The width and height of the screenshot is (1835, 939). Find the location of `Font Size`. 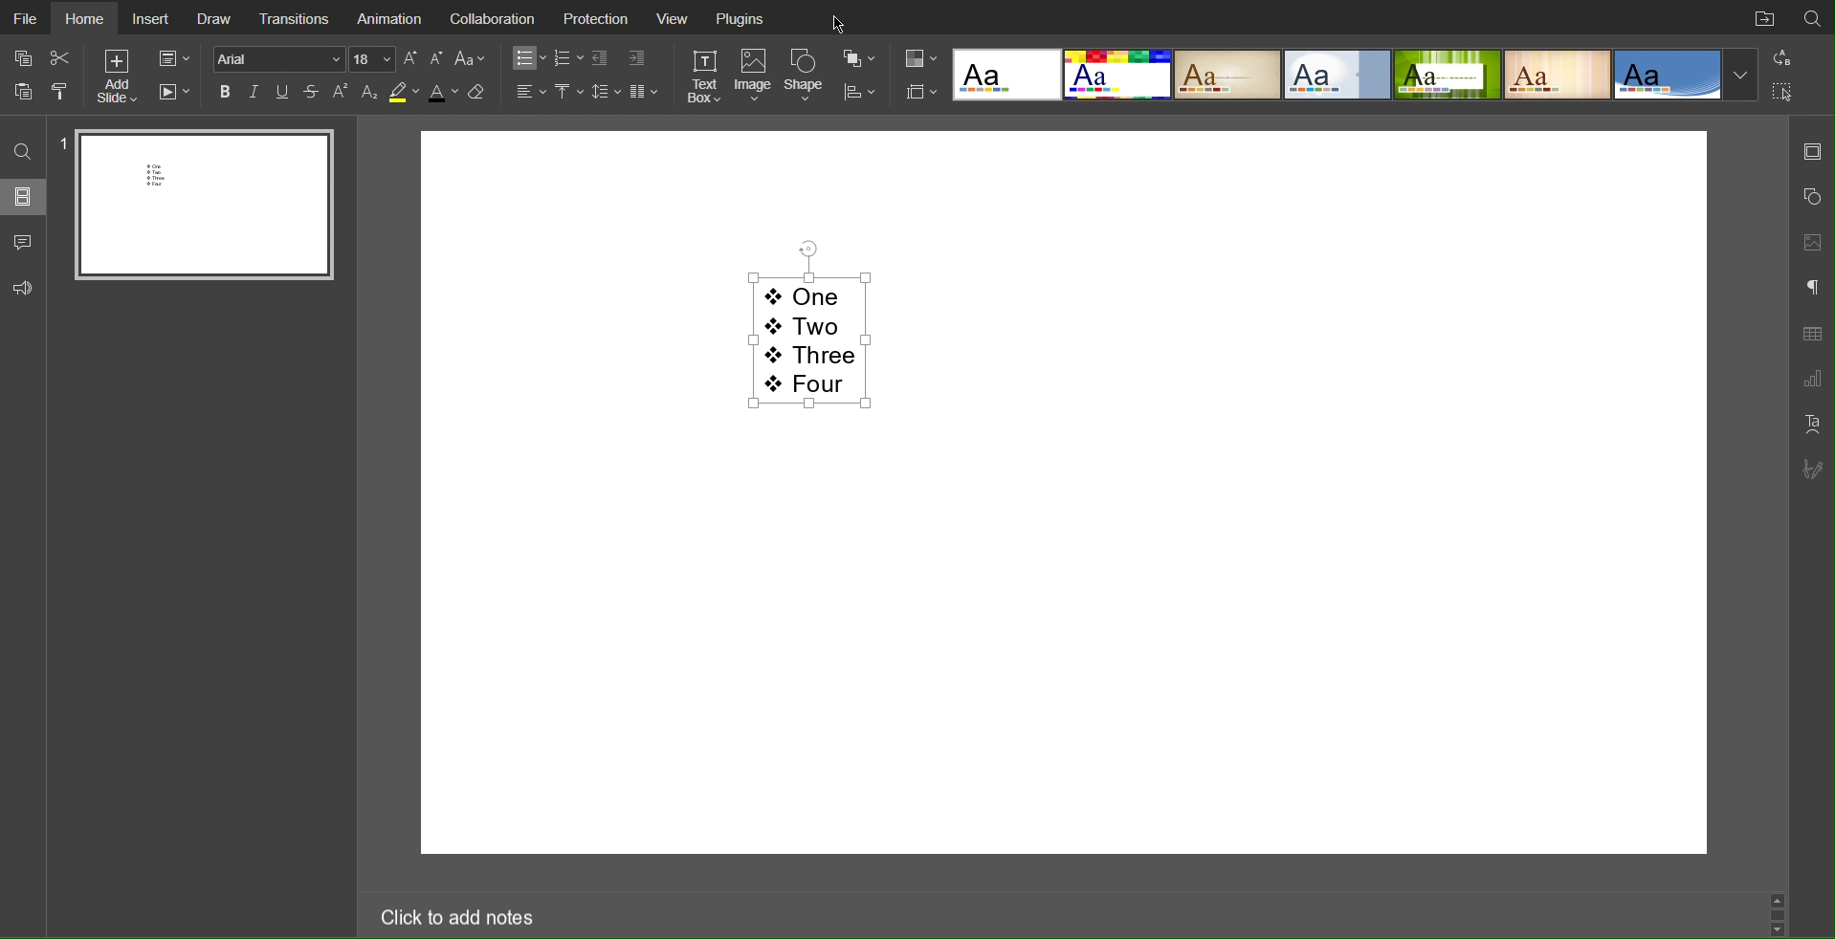

Font Size is located at coordinates (372, 59).